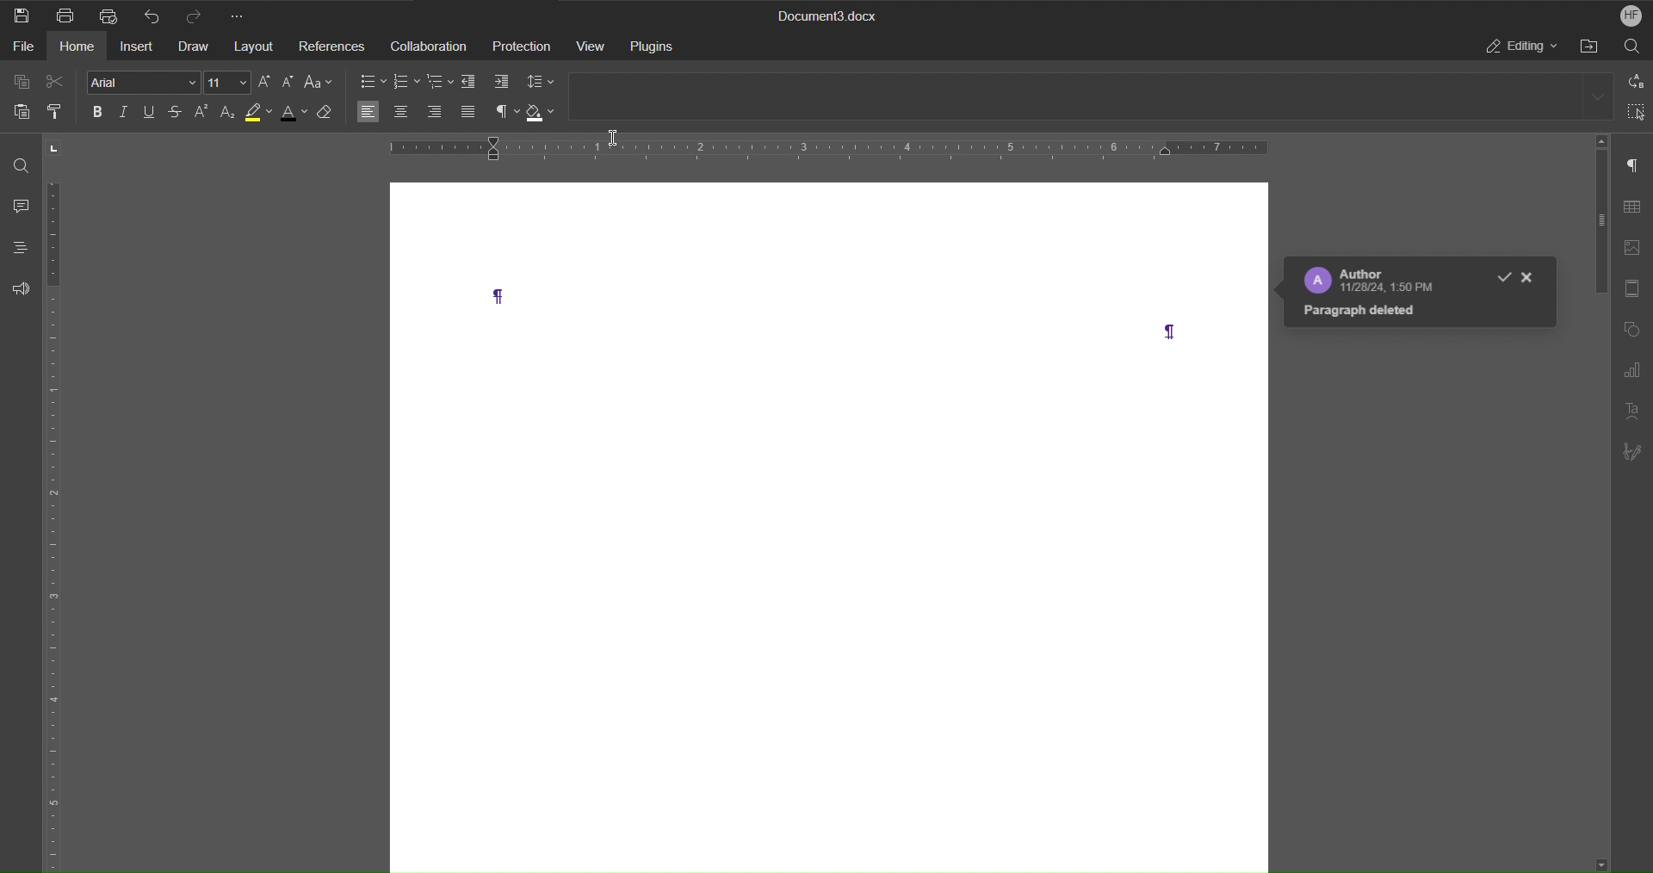 This screenshot has height=873, width=1653. I want to click on Paragraph Deleted, so click(1414, 316).